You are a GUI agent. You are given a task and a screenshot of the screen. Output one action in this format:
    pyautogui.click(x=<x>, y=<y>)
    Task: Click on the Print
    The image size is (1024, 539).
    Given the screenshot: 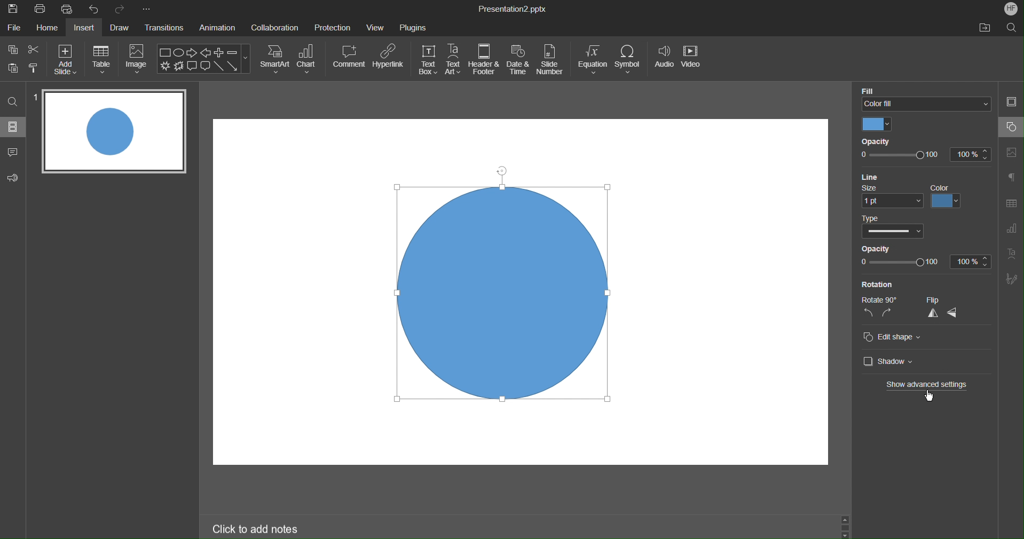 What is the action you would take?
    pyautogui.click(x=40, y=10)
    